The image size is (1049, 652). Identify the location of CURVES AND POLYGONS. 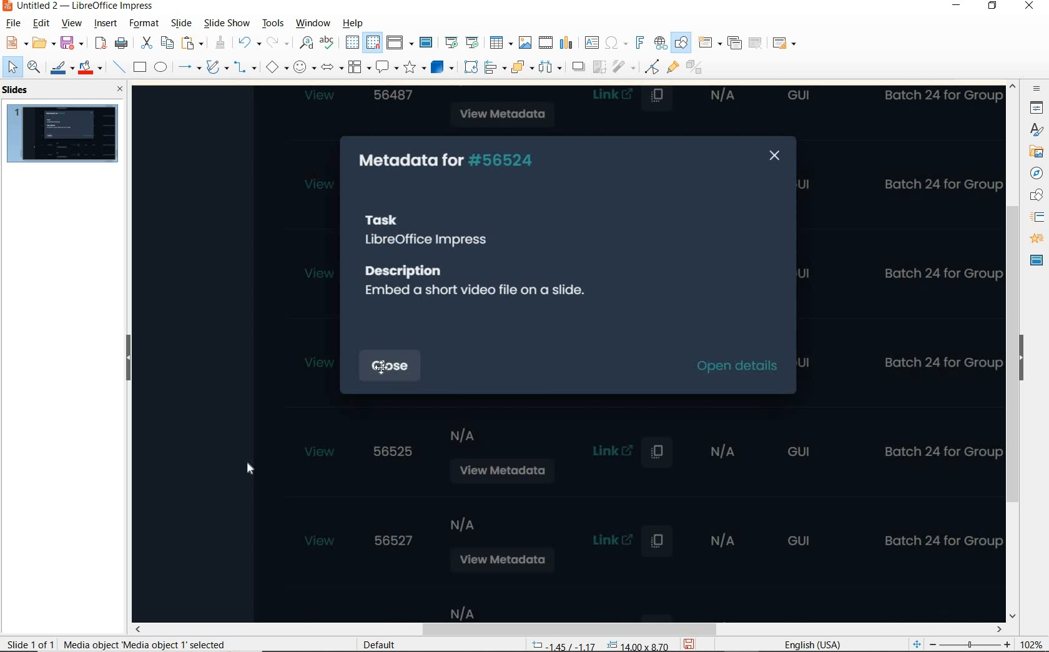
(217, 67).